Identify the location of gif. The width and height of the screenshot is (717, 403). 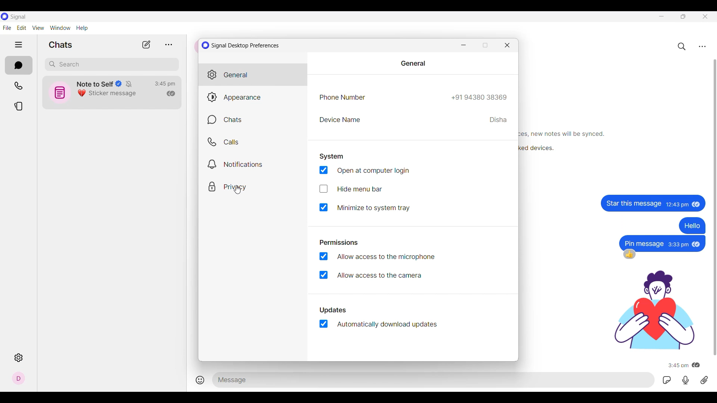
(653, 310).